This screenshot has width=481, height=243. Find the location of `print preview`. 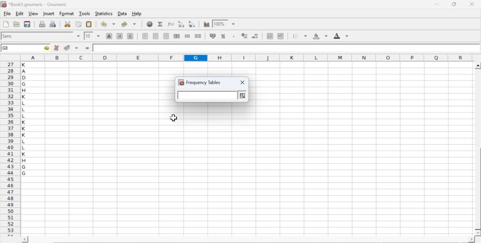

print preview is located at coordinates (53, 24).